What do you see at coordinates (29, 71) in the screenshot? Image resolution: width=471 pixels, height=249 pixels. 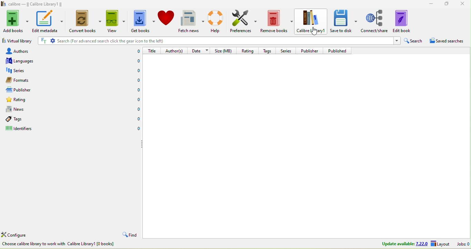 I see `series` at bounding box center [29, 71].